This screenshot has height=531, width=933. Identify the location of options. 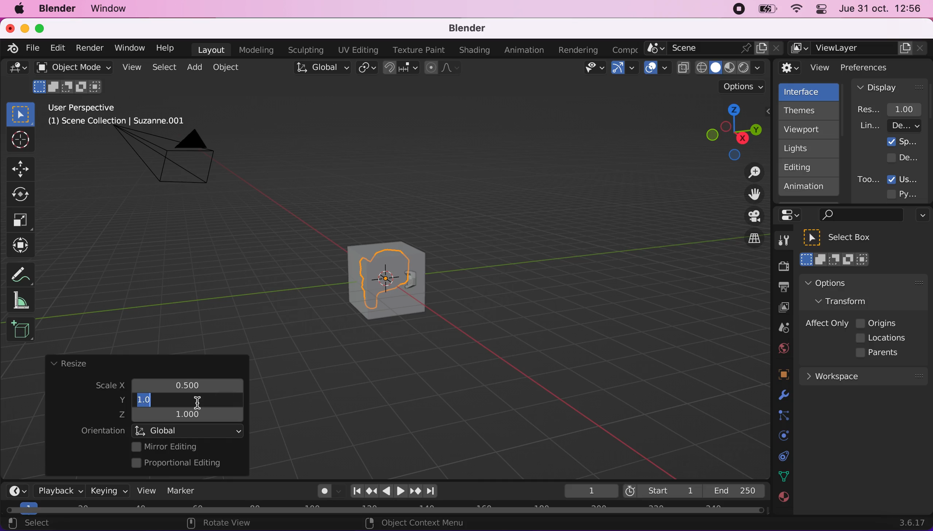
(921, 216).